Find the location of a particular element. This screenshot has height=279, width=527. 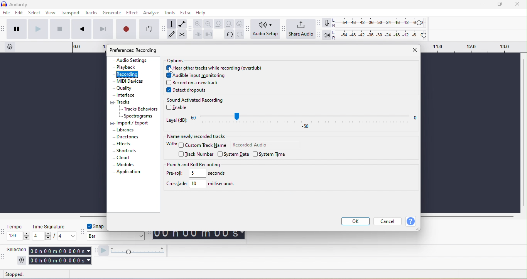

fit selection to width is located at coordinates (218, 24).